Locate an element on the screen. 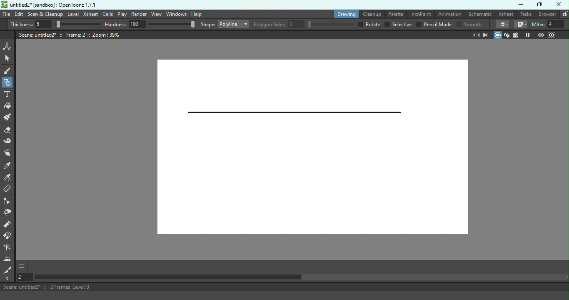 The image size is (569, 300). Iron tool is located at coordinates (7, 259).